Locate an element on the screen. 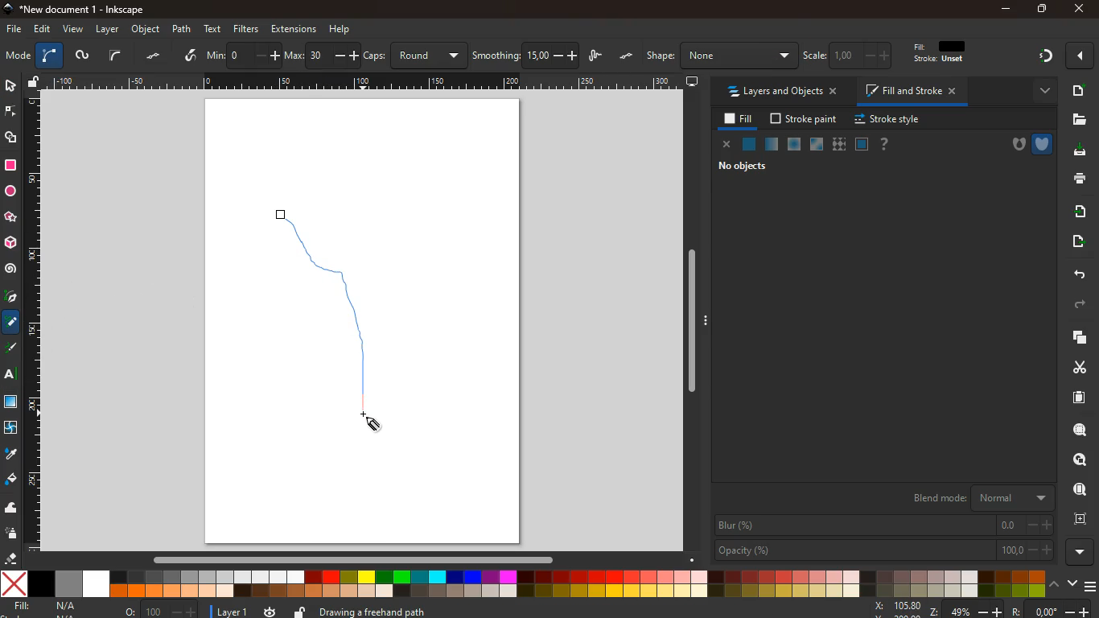  Text tool is located at coordinates (14, 374).